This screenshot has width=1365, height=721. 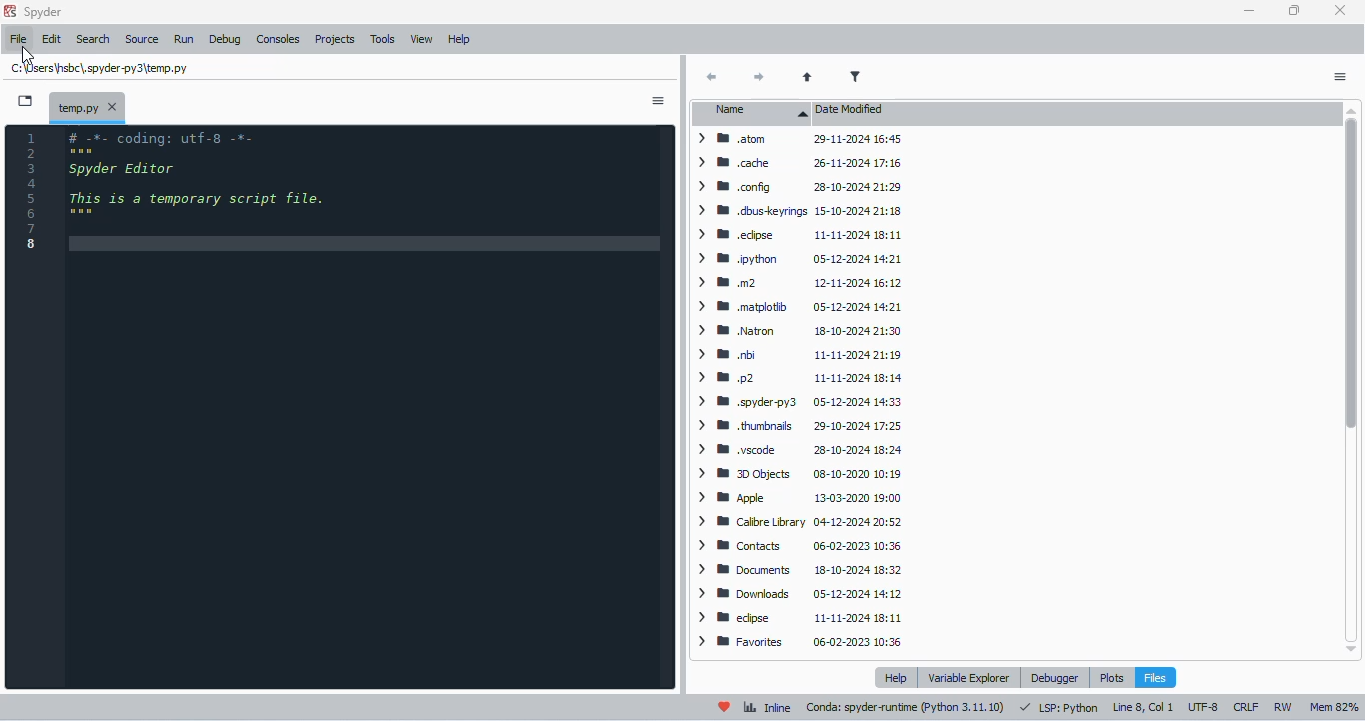 What do you see at coordinates (796, 307) in the screenshot?
I see `> BW matplotib 05-12-2024 14:21` at bounding box center [796, 307].